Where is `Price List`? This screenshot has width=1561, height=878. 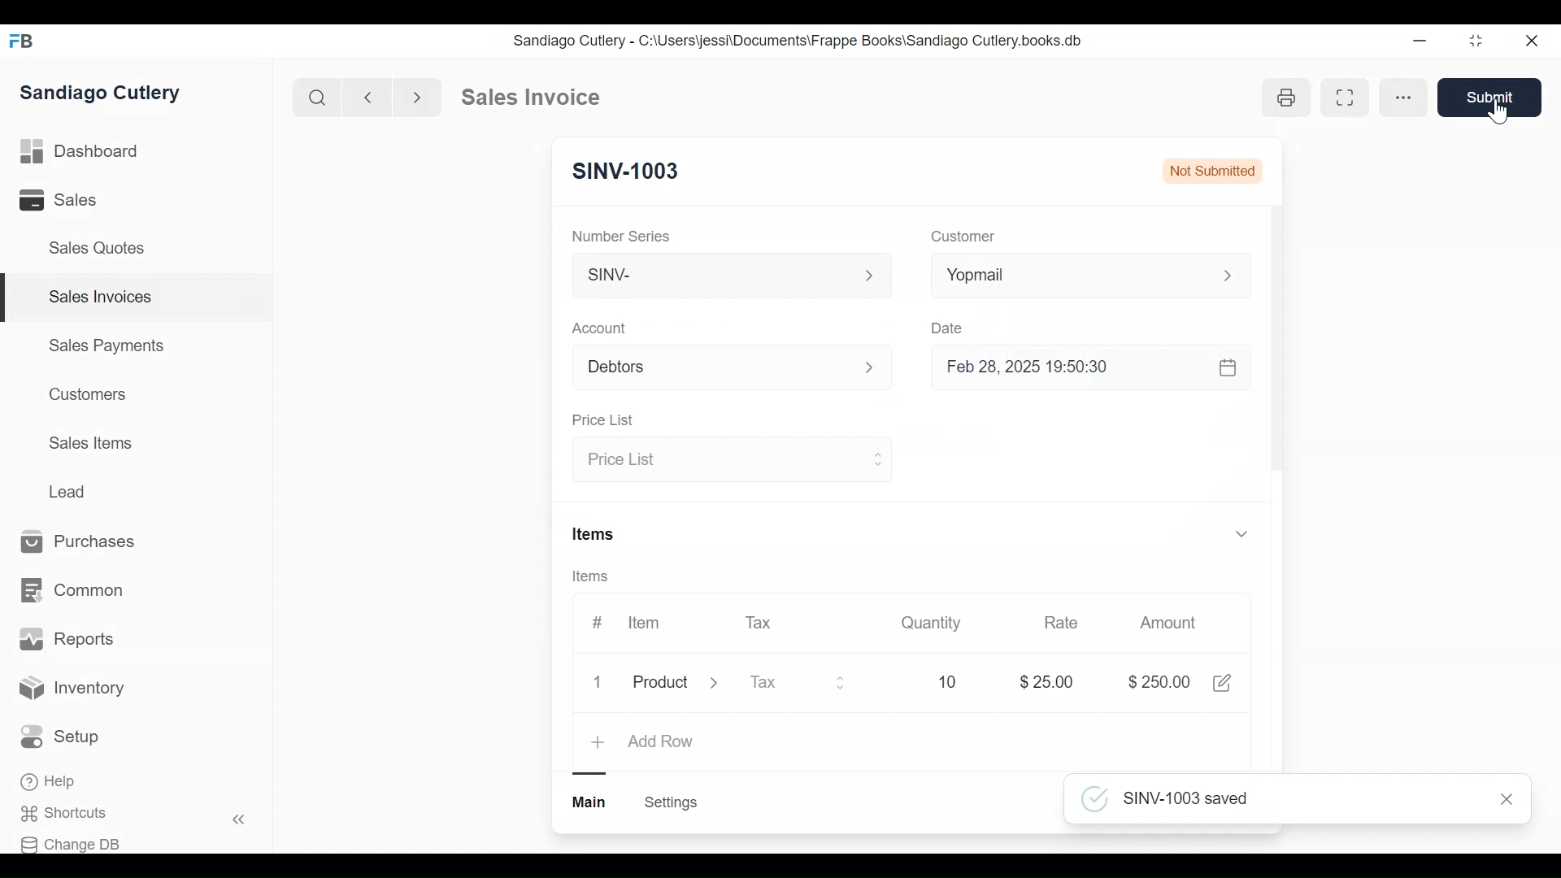
Price List is located at coordinates (607, 420).